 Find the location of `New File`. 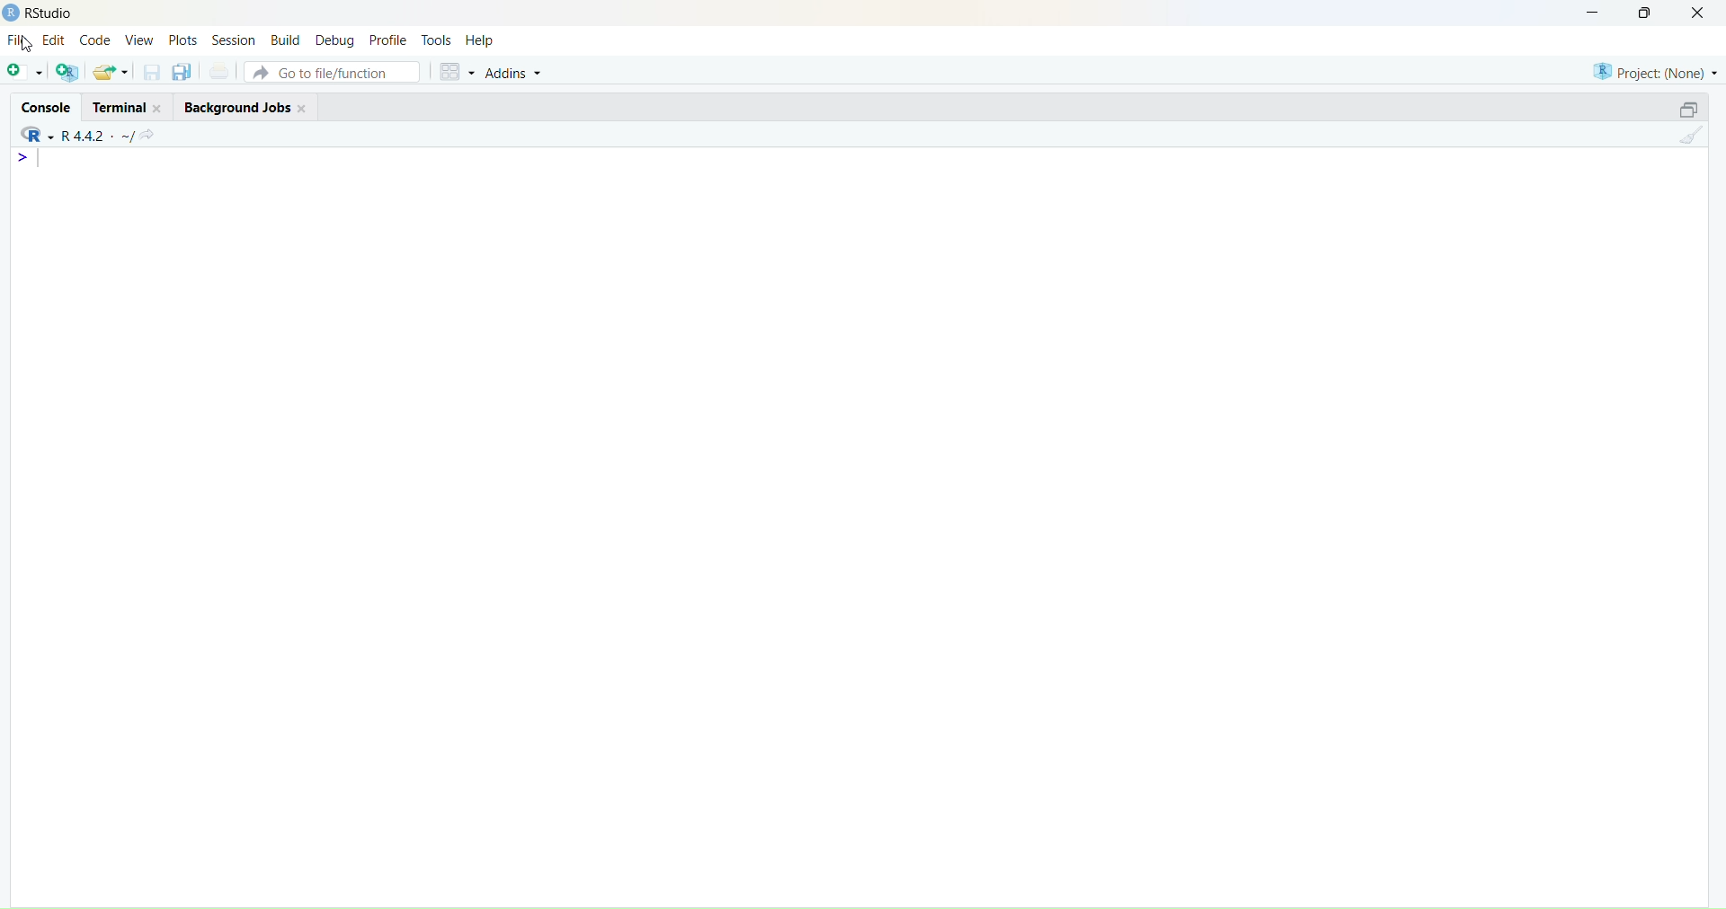

New File is located at coordinates (23, 74).